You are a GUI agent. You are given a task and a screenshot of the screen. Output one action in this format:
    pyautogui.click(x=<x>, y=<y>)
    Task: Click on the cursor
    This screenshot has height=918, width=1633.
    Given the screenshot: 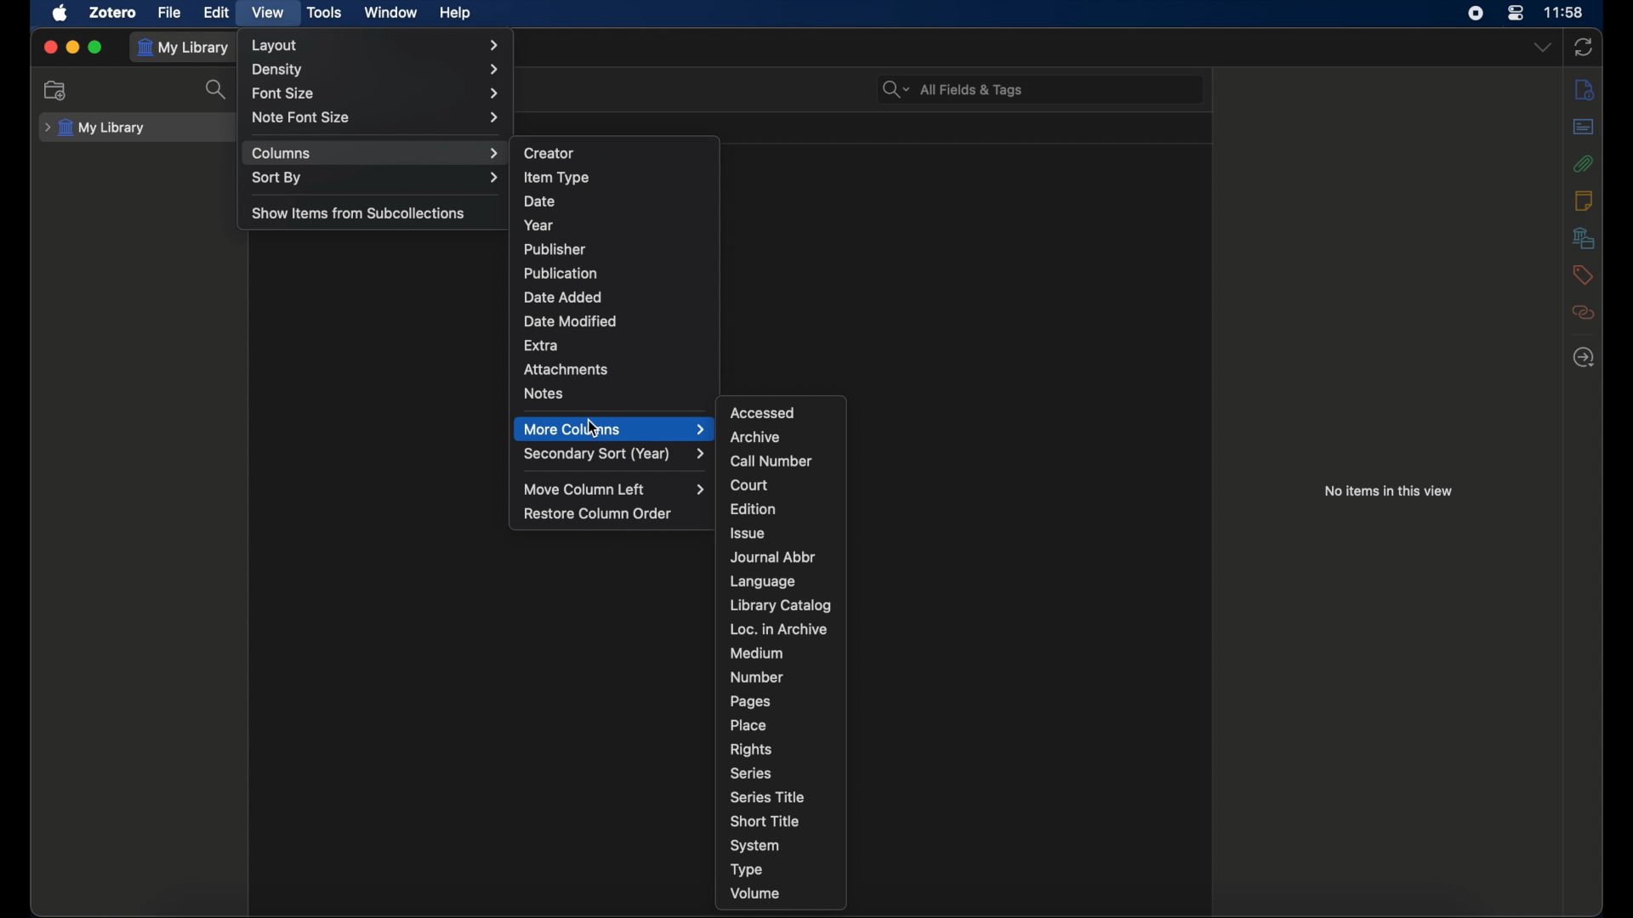 What is the action you would take?
    pyautogui.click(x=590, y=424)
    